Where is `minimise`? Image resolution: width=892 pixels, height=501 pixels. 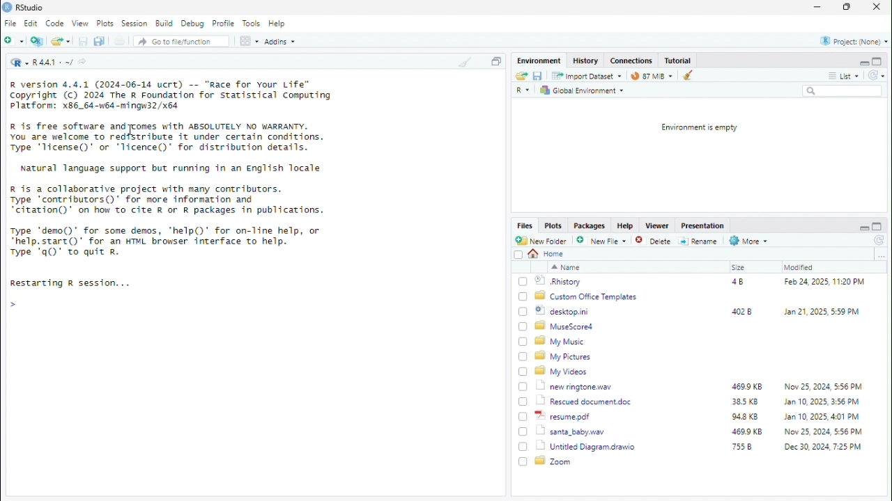
minimise is located at coordinates (863, 63).